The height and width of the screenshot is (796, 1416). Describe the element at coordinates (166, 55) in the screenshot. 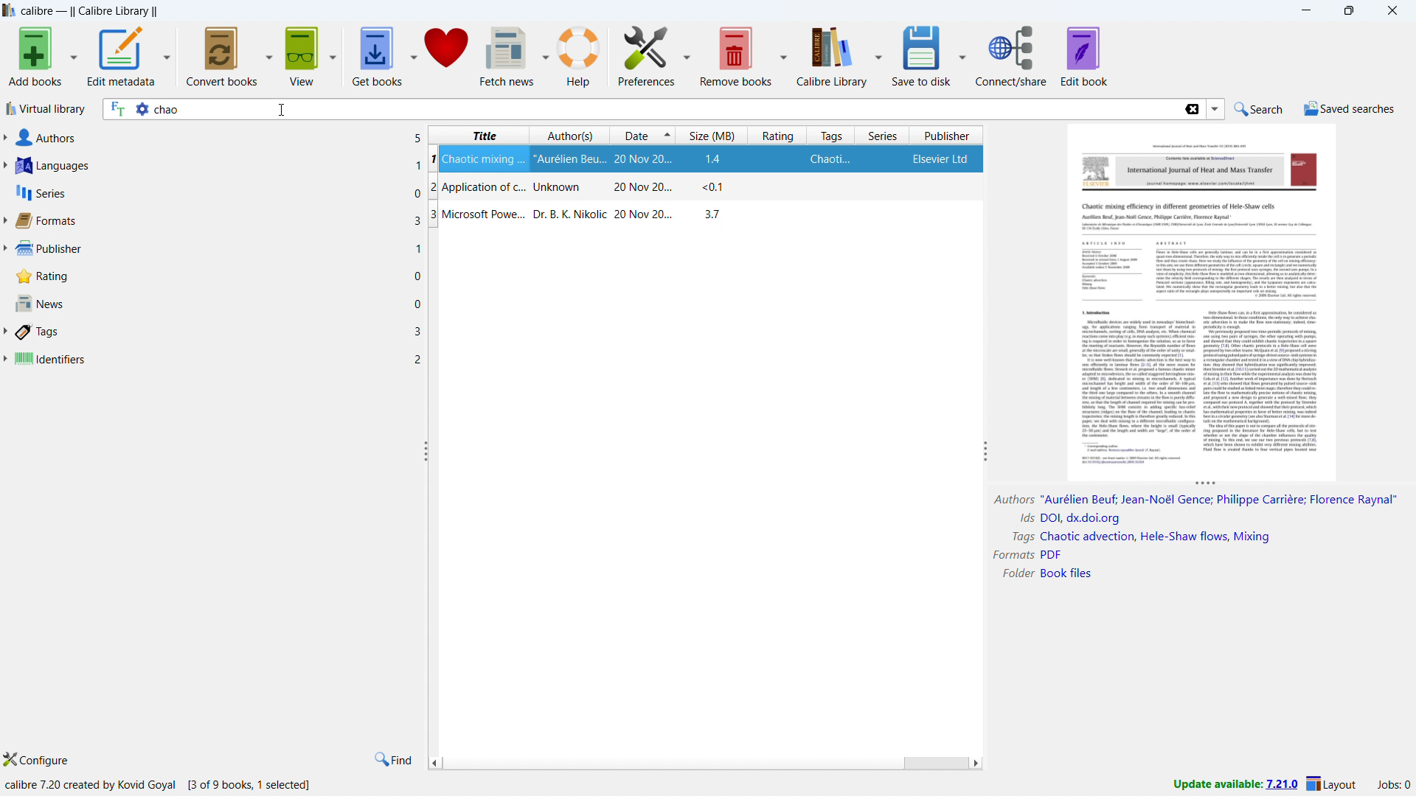

I see `edit metadata options` at that location.